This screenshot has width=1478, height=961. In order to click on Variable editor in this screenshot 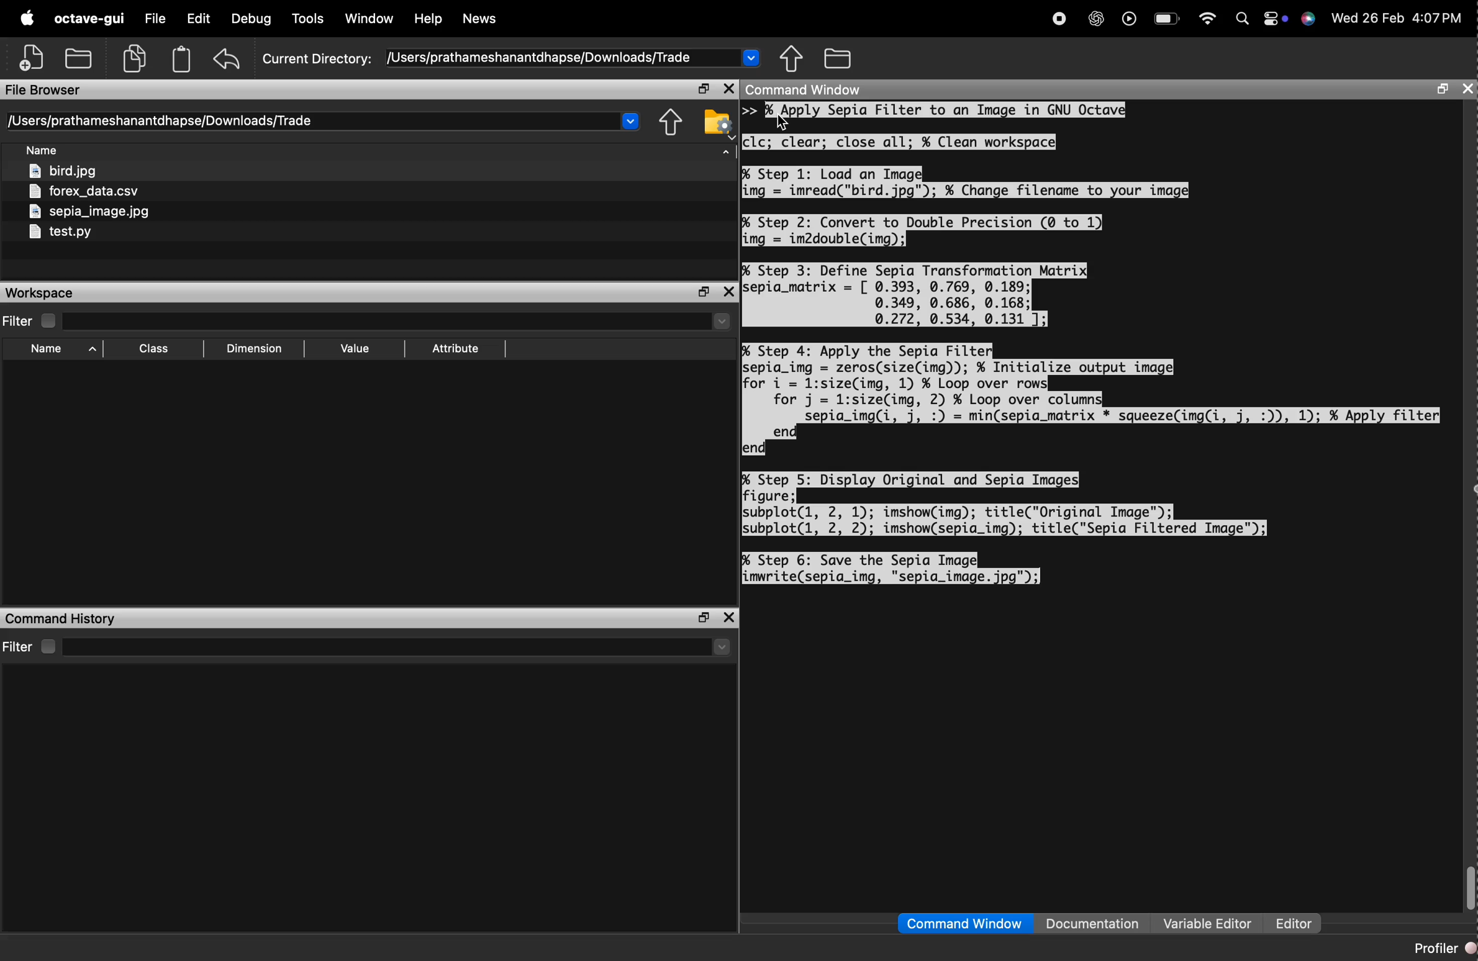, I will do `click(1210, 923)`.